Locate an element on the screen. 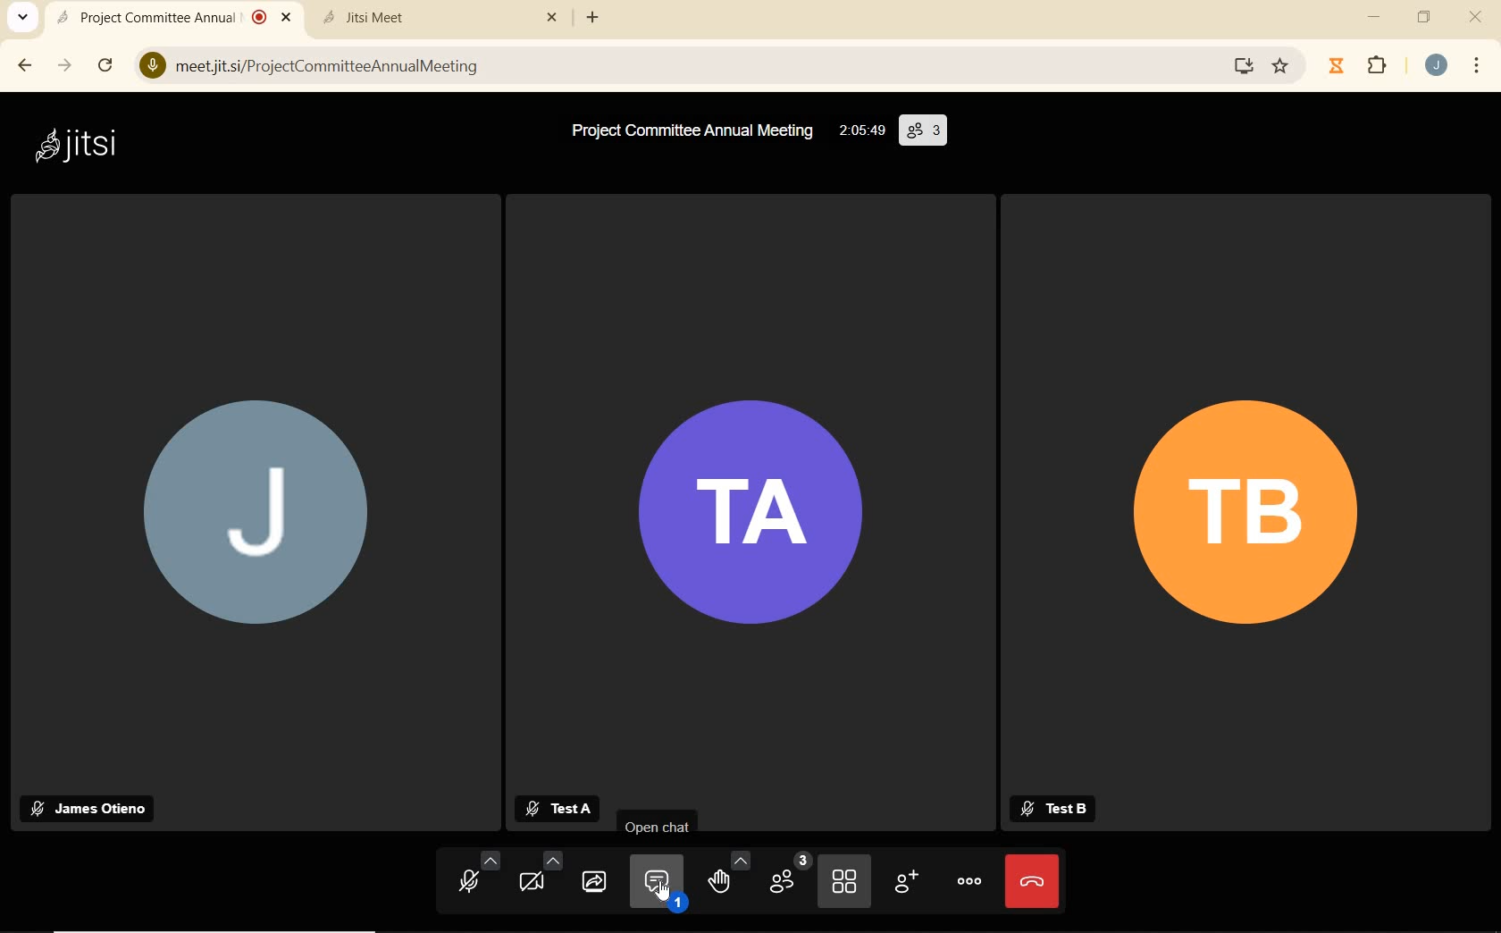 The width and height of the screenshot is (1501, 933). forward is located at coordinates (64, 65).